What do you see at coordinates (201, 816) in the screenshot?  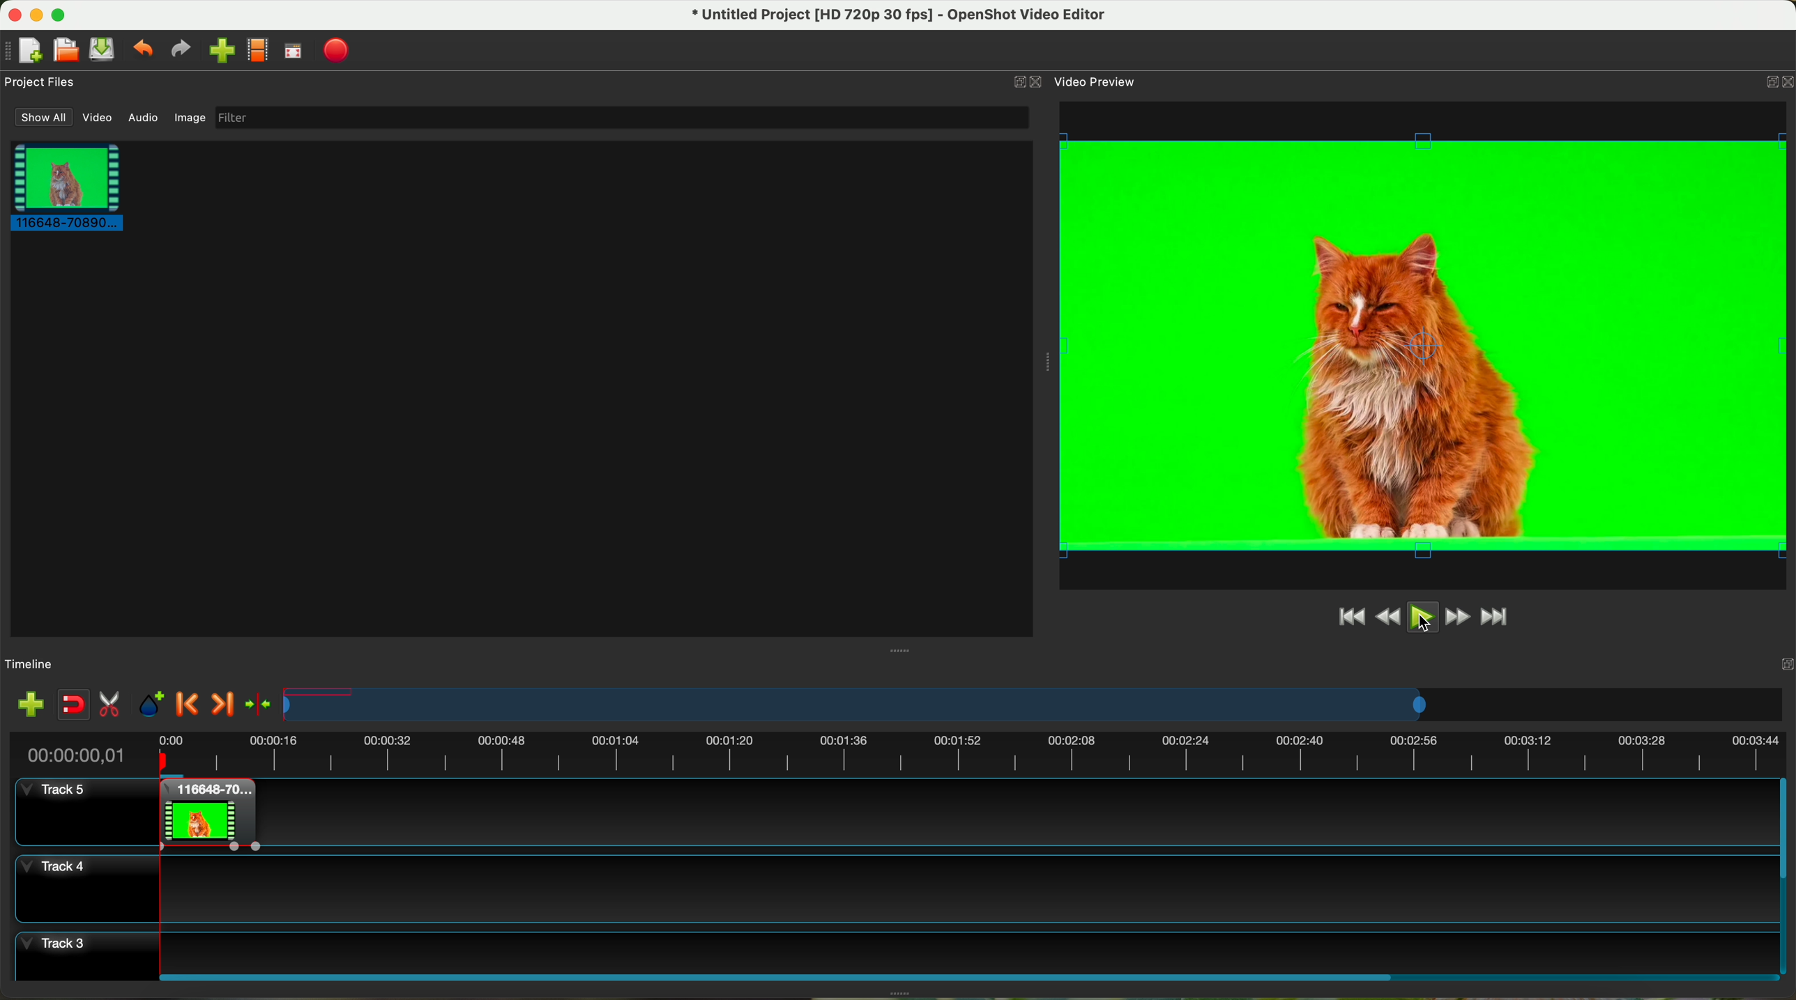 I see `right click` at bounding box center [201, 816].